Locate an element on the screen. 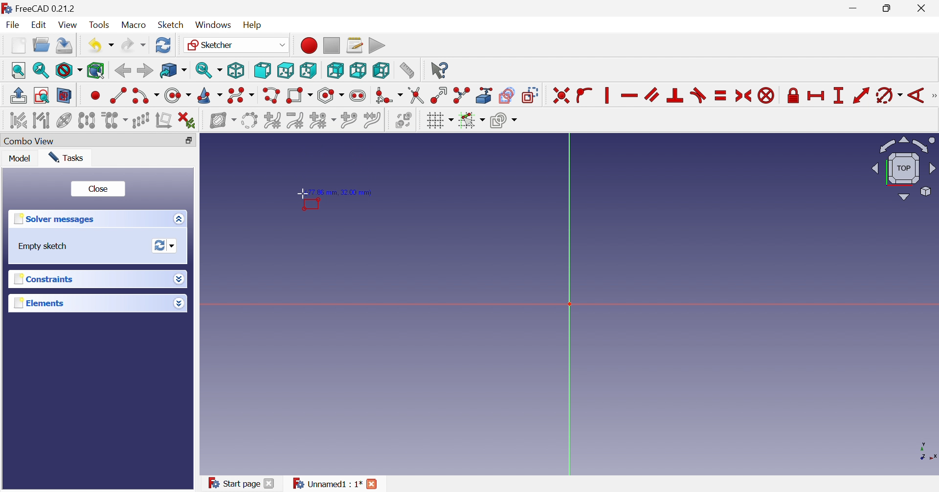 The width and height of the screenshot is (939, 492). Rectangular array is located at coordinates (141, 120).